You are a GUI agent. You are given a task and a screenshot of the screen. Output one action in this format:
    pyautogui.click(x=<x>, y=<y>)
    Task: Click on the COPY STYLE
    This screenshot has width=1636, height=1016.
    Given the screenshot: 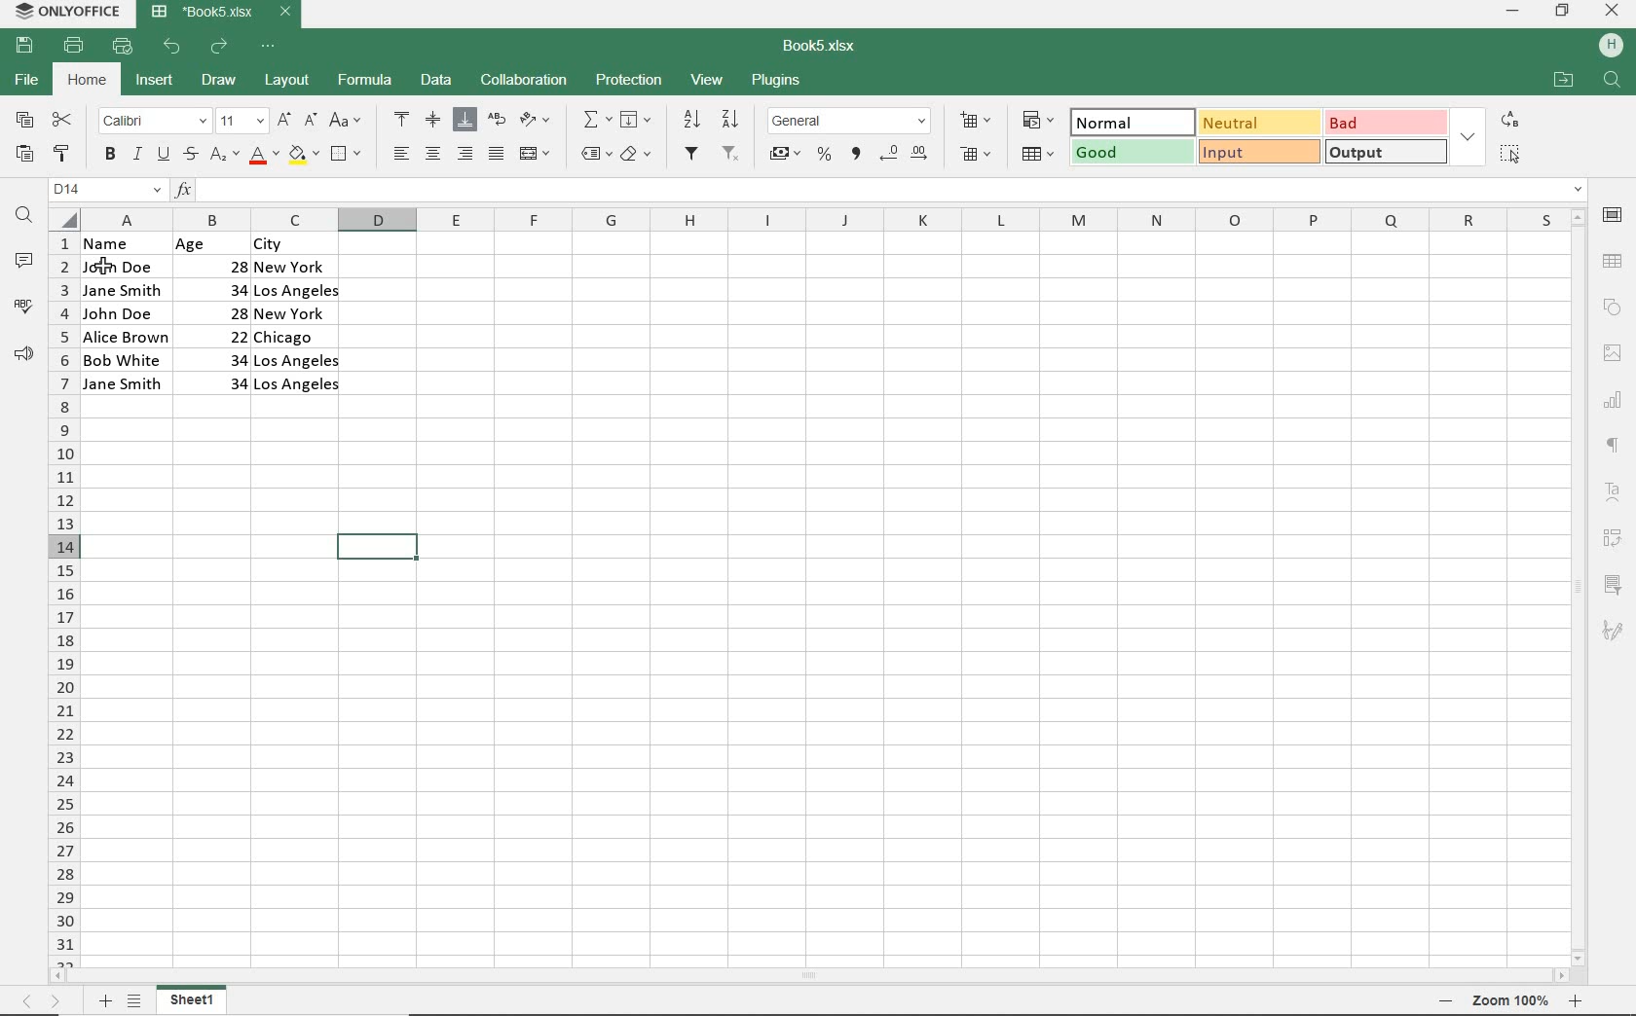 What is the action you would take?
    pyautogui.click(x=62, y=151)
    